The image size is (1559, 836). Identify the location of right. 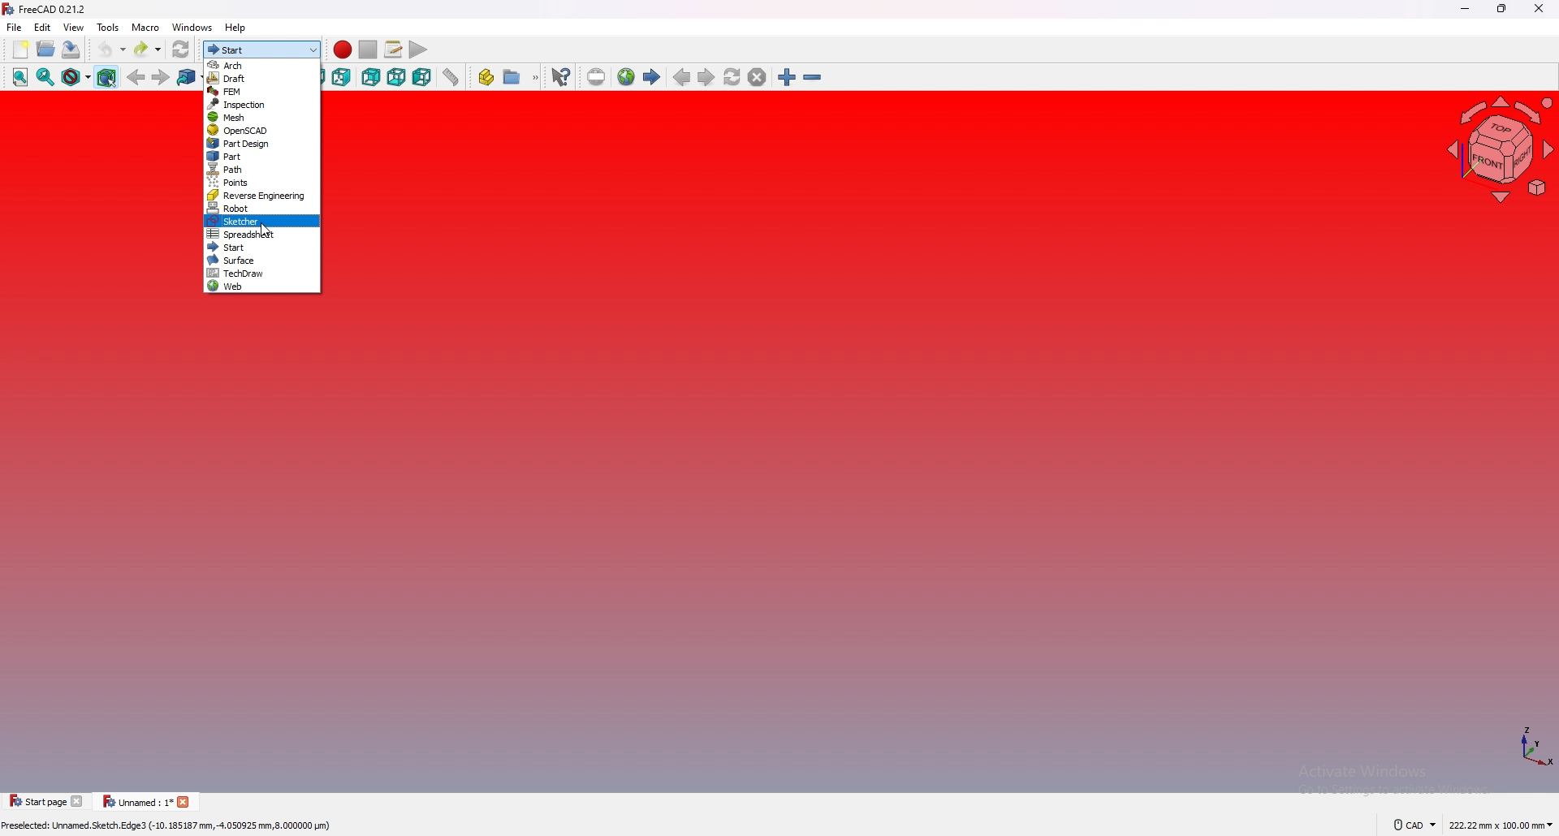
(341, 77).